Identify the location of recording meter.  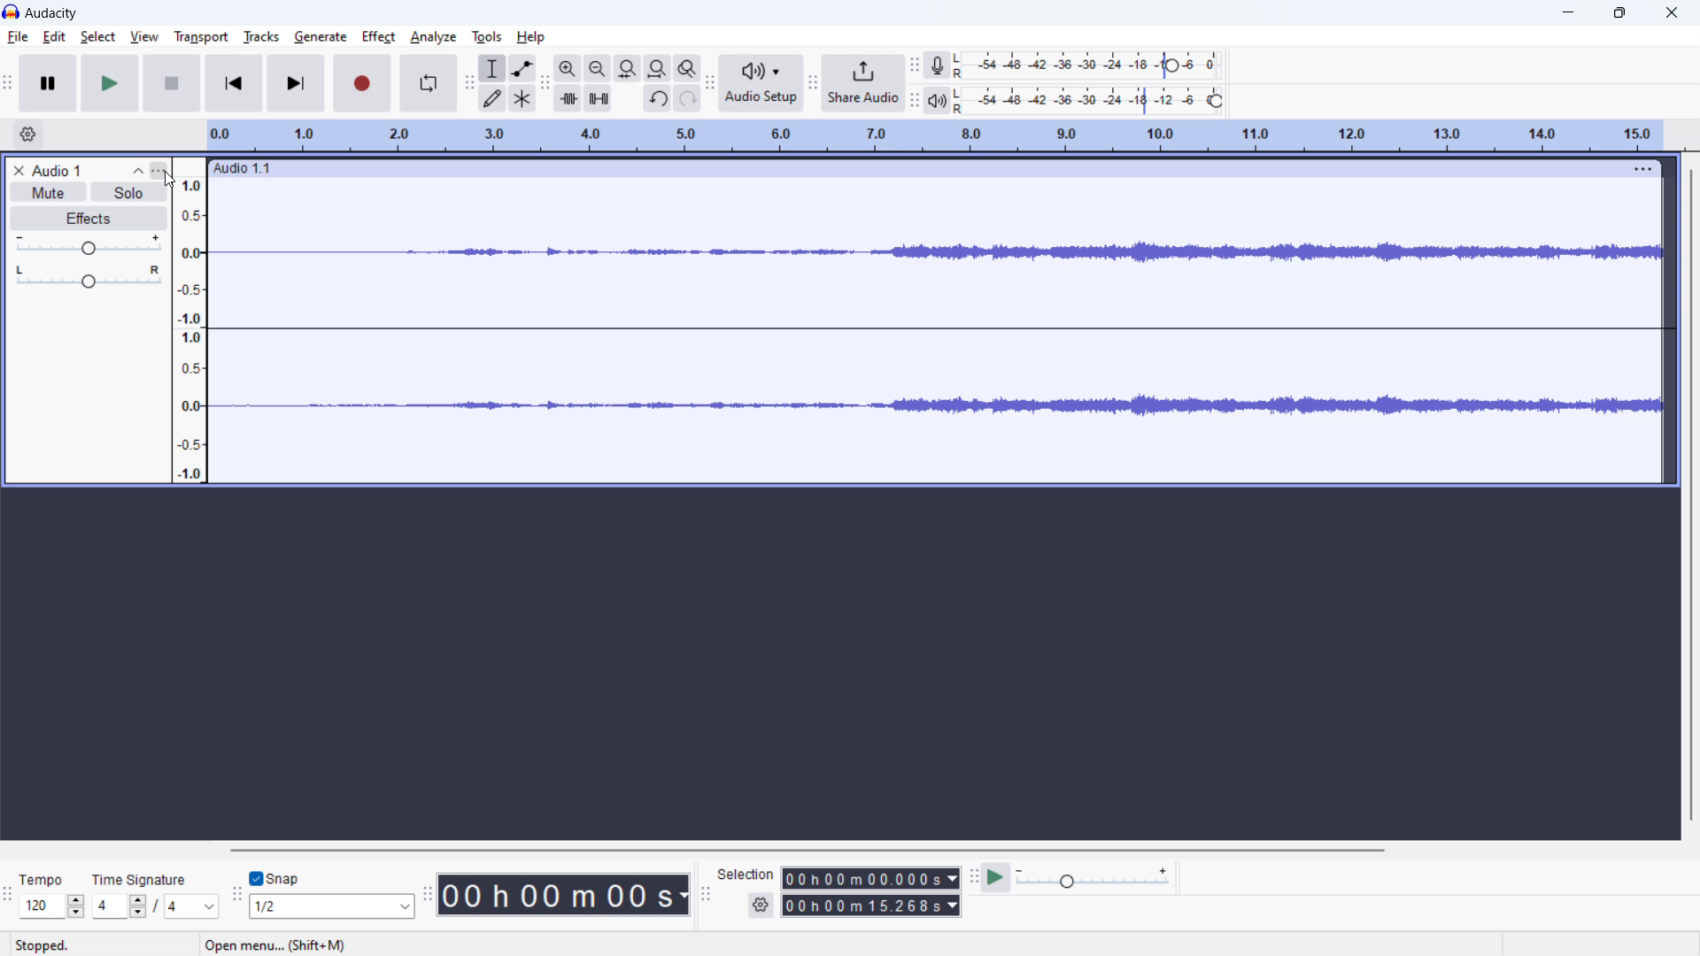
(938, 65).